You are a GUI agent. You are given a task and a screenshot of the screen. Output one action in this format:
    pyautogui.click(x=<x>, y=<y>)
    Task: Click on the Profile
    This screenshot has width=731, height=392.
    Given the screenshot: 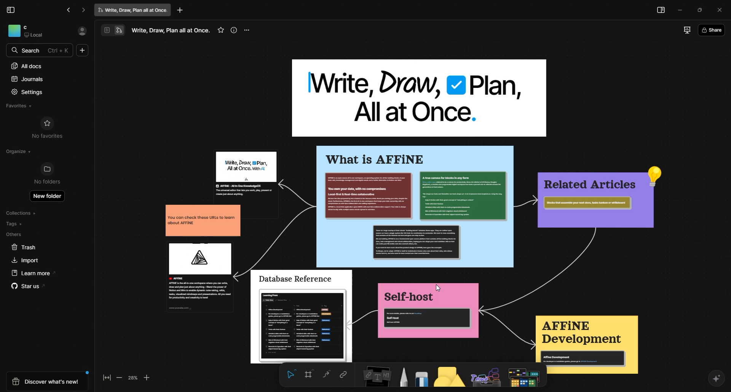 What is the action you would take?
    pyautogui.click(x=82, y=31)
    